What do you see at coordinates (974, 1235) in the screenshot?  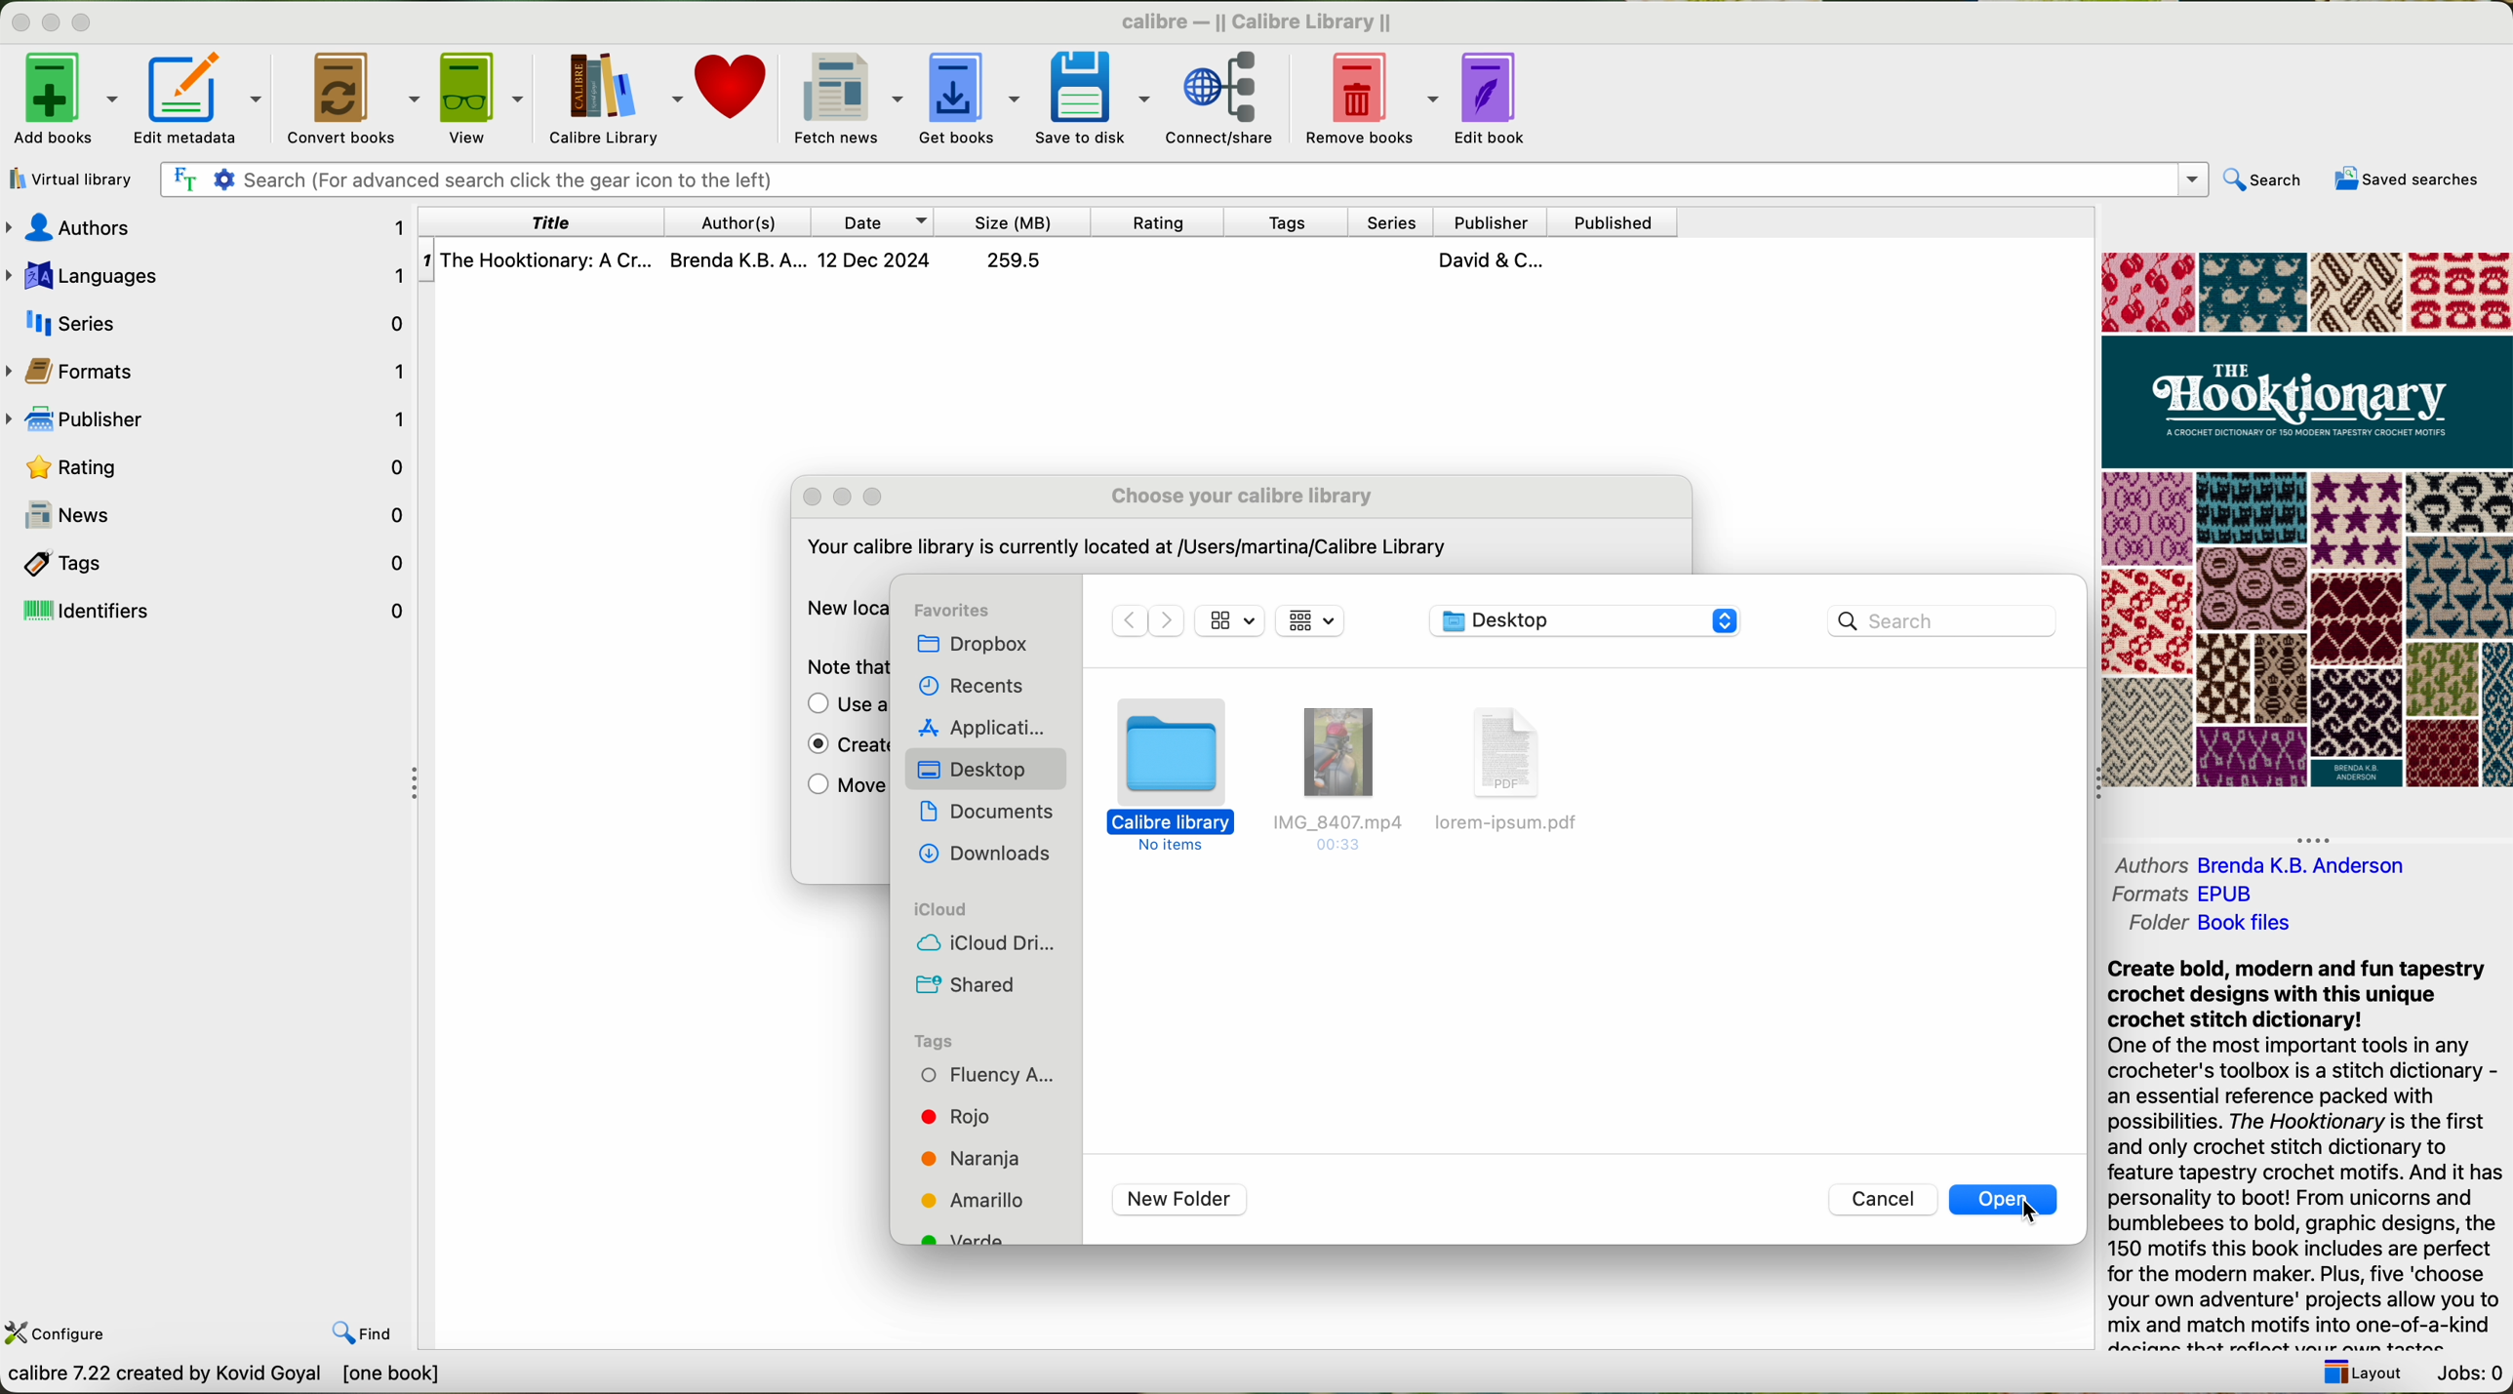 I see `tag` at bounding box center [974, 1235].